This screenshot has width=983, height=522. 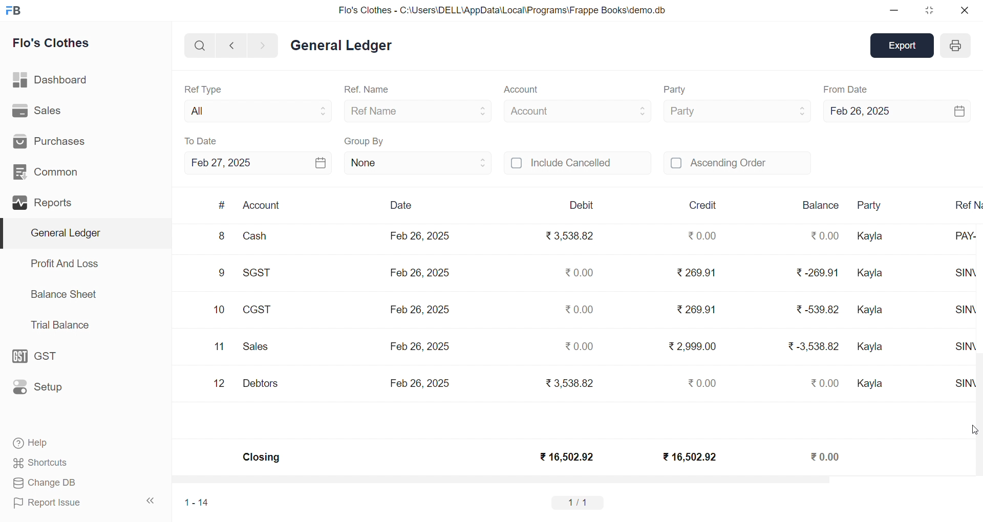 I want to click on ₹ 0.00, so click(x=823, y=235).